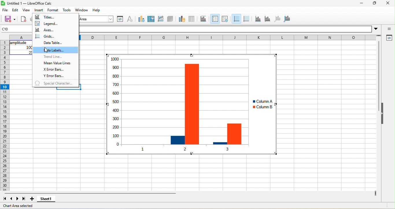 This screenshot has height=209, width=395. Describe the element at coordinates (277, 19) in the screenshot. I see `z axis` at that location.